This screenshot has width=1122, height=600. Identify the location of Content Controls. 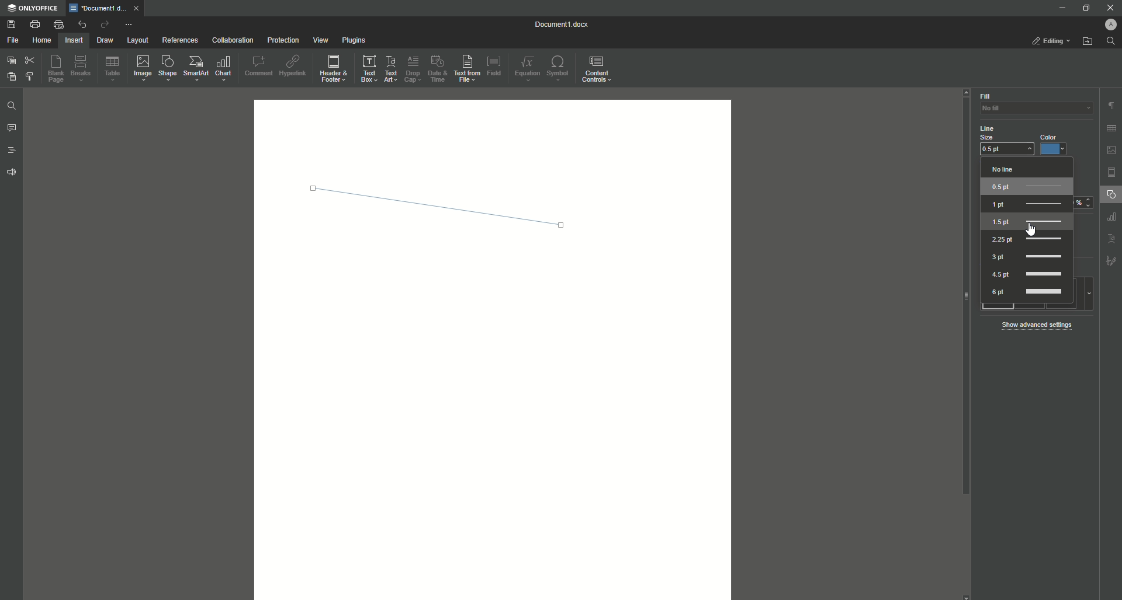
(597, 69).